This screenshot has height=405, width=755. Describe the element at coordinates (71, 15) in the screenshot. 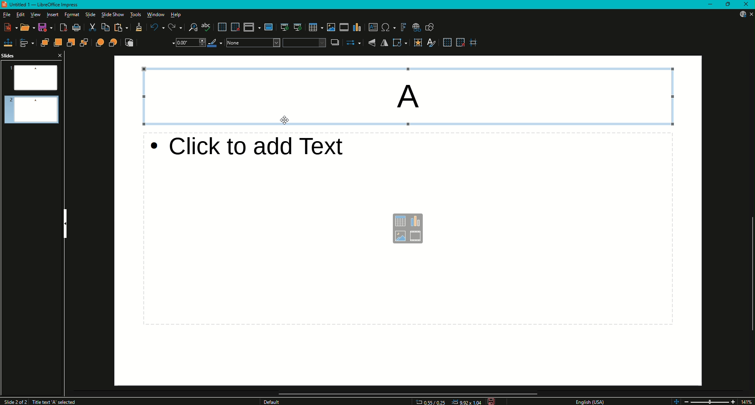

I see `Format` at that location.